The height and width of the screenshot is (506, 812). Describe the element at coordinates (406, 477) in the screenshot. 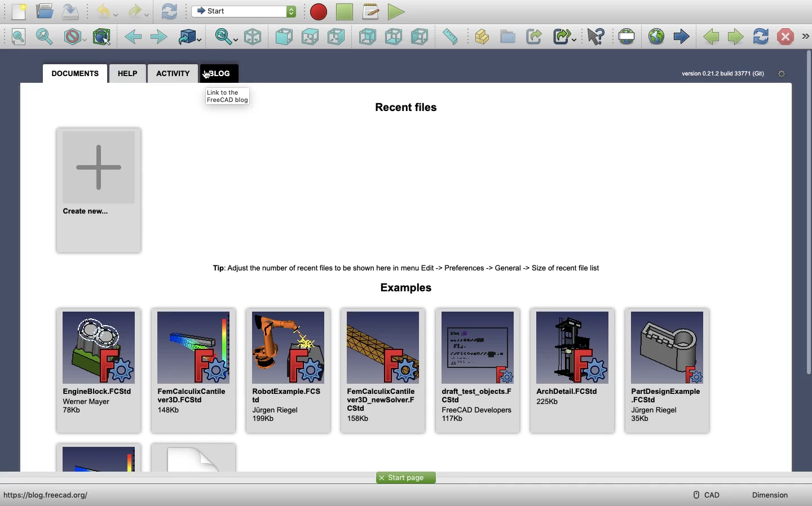

I see `Start Page` at that location.